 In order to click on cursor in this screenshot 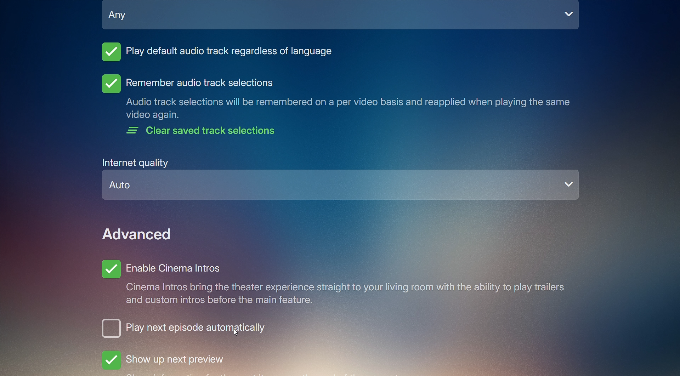, I will do `click(237, 332)`.